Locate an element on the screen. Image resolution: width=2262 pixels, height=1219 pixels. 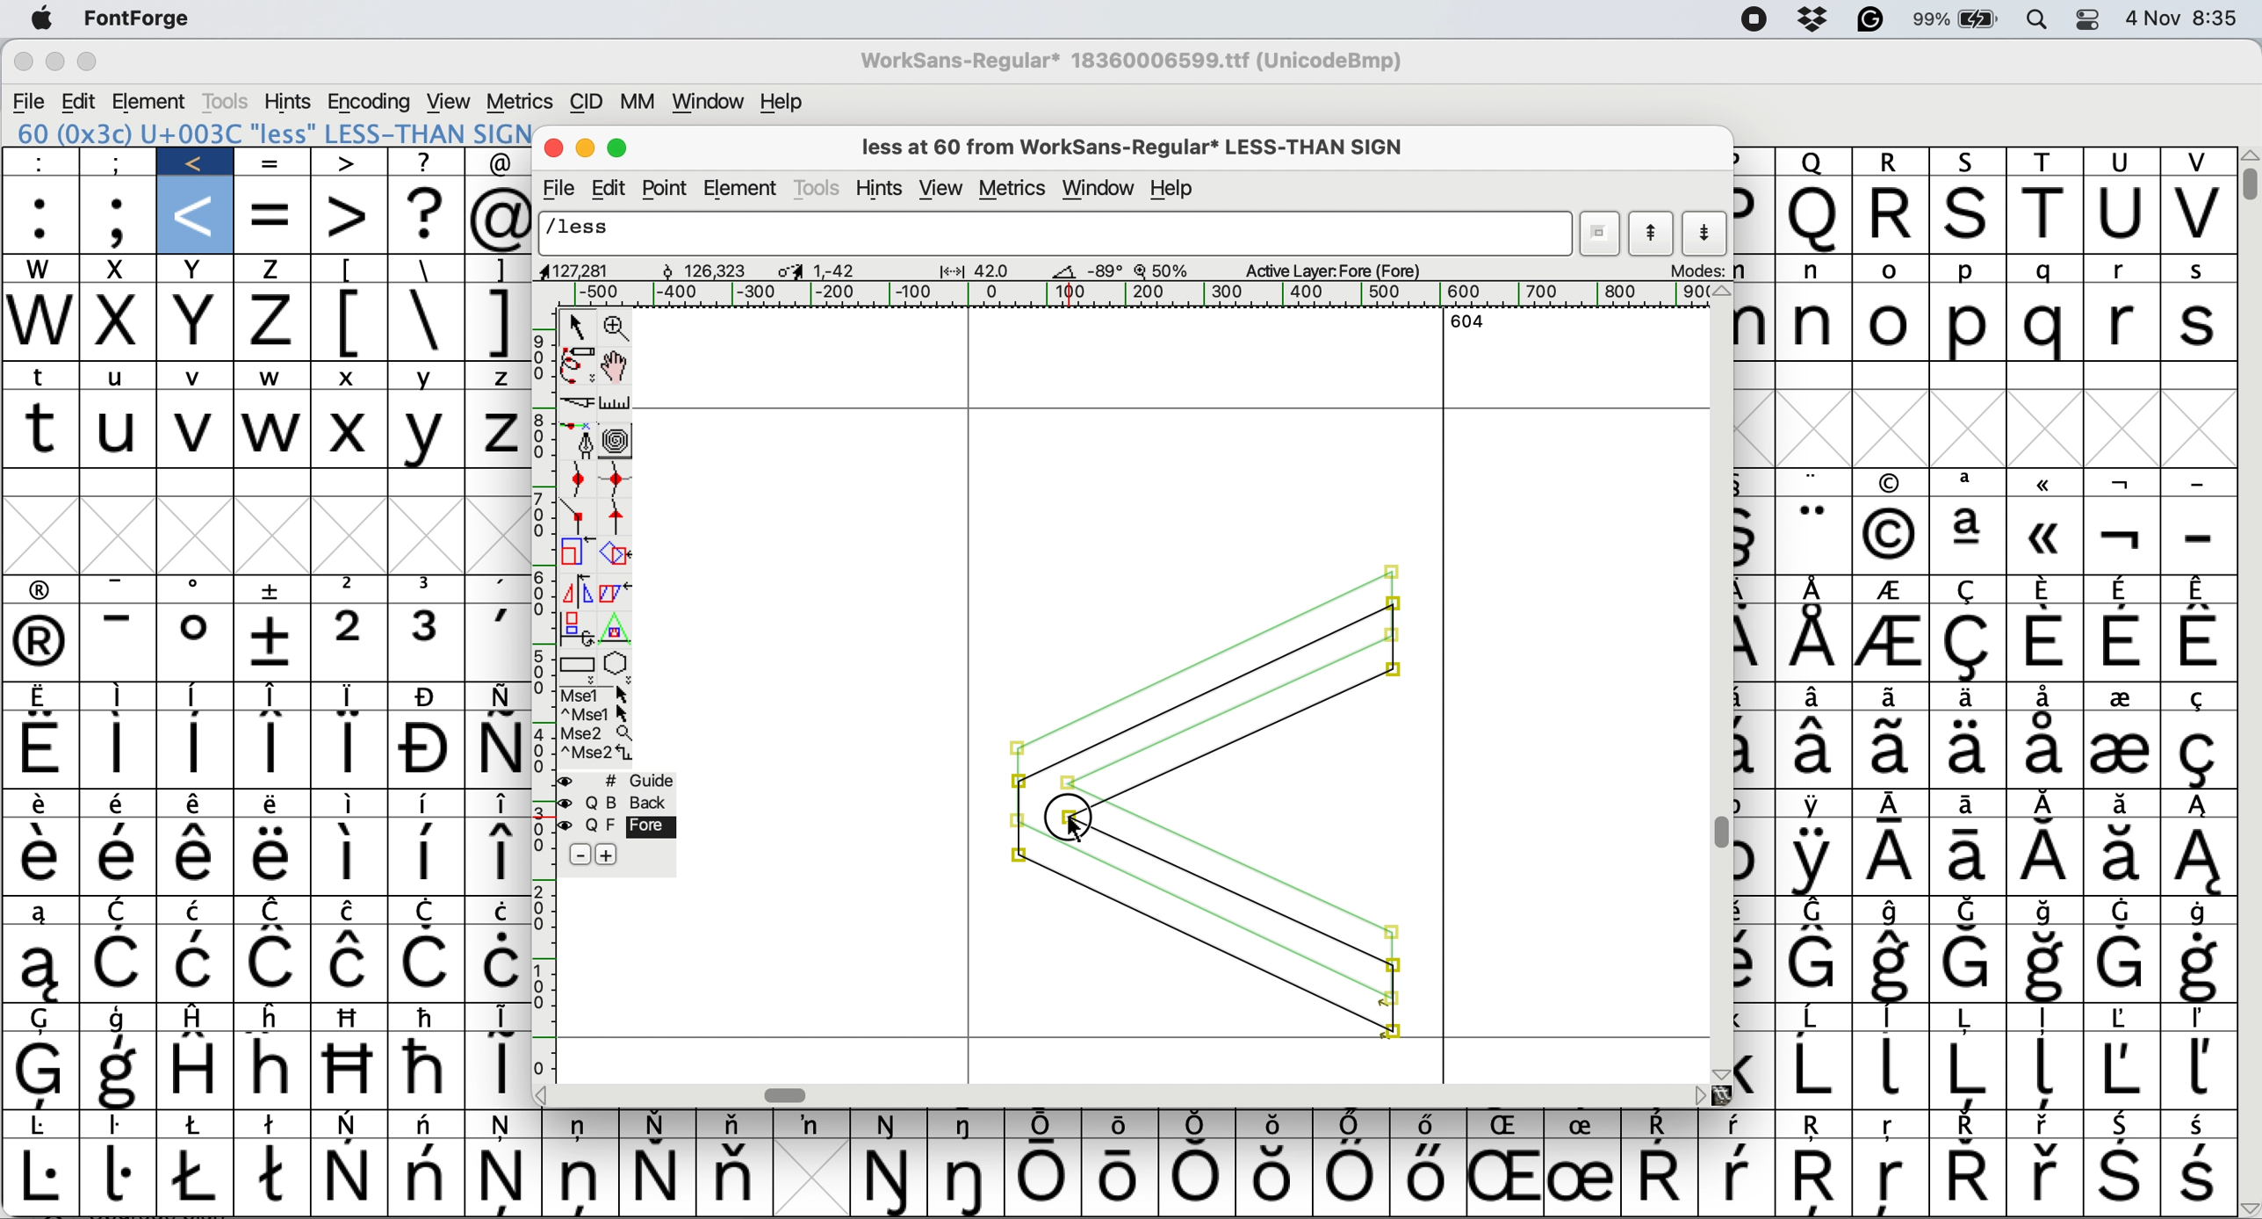
Symbol is located at coordinates (1897, 806).